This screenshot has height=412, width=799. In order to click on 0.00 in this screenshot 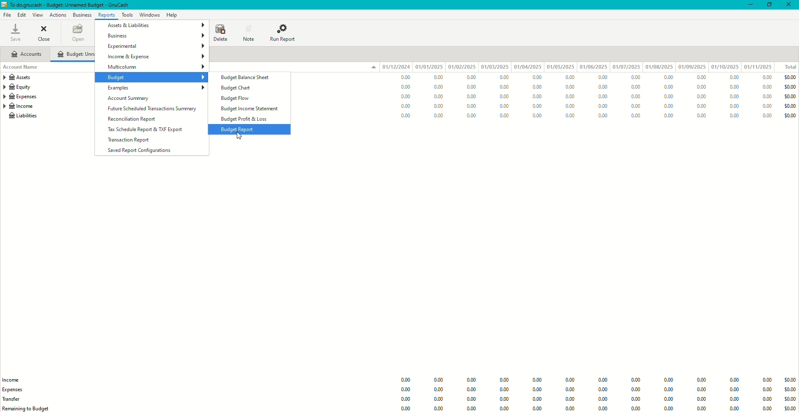, I will do `click(634, 116)`.